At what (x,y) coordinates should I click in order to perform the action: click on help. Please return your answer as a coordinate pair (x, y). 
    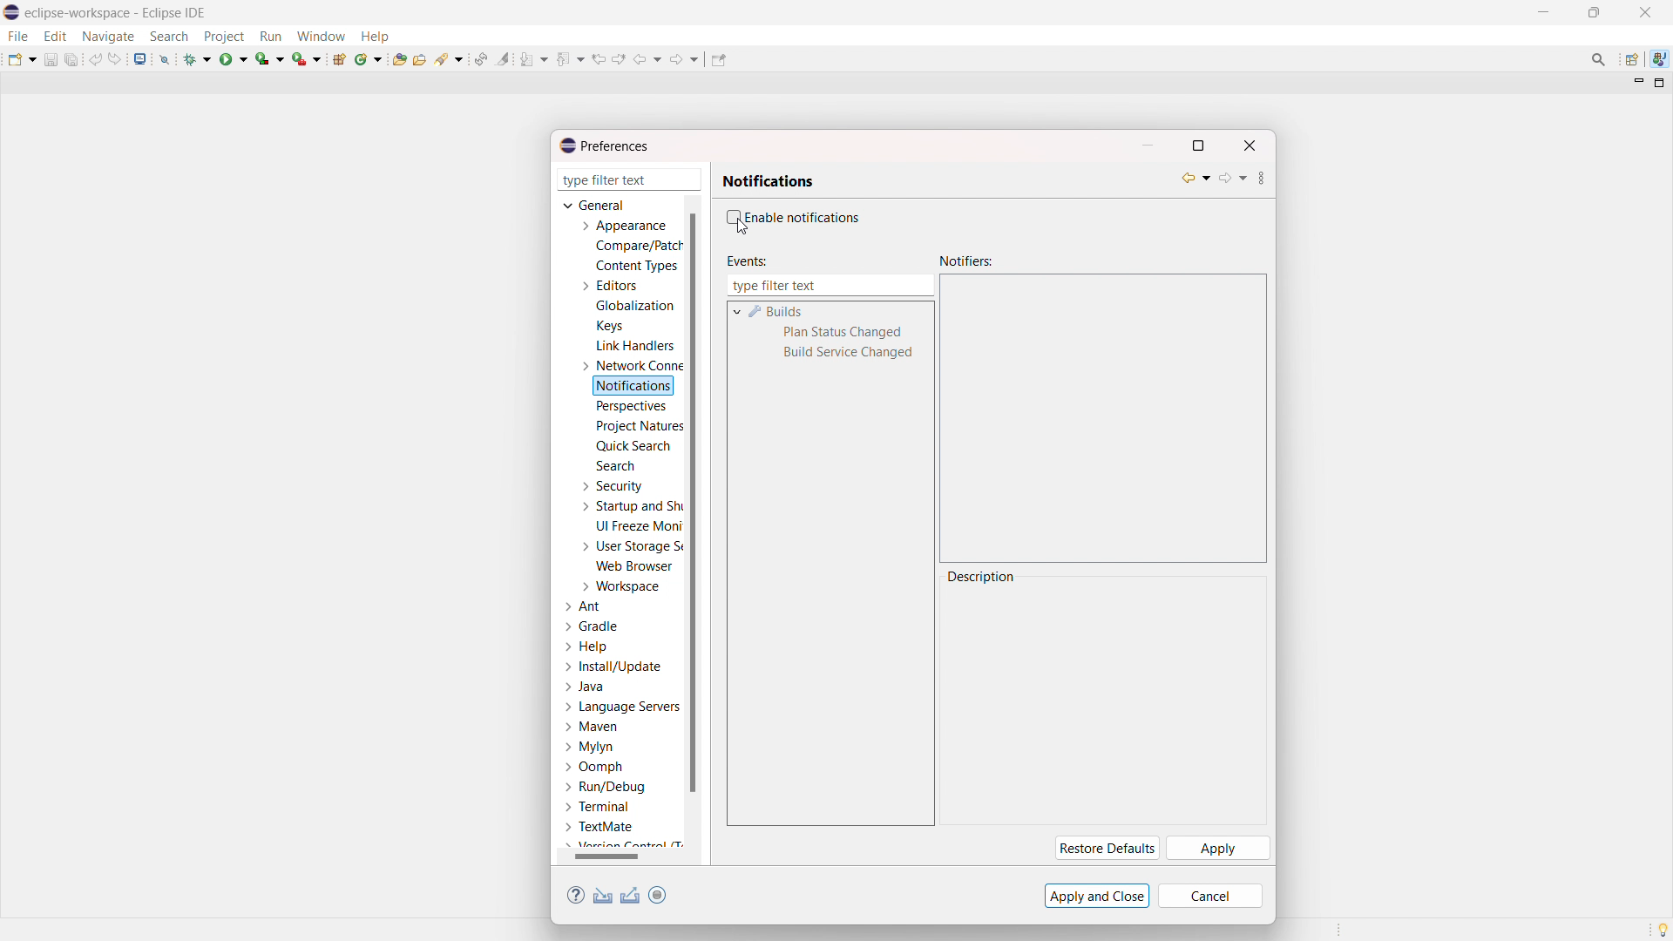
    Looking at the image, I should click on (375, 35).